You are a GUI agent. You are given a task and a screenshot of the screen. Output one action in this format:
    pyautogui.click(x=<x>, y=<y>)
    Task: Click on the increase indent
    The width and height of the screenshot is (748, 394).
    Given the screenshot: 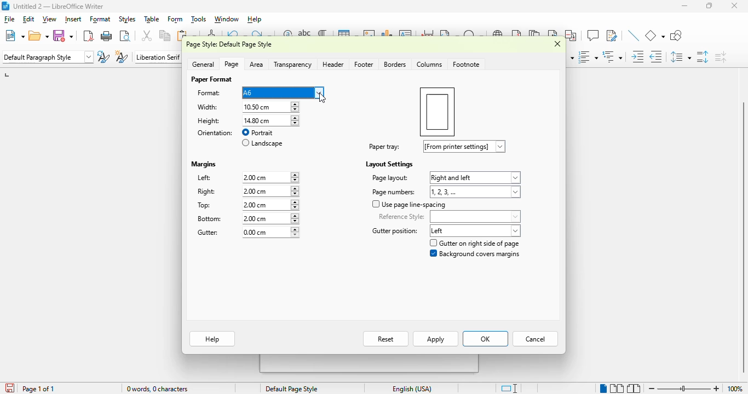 What is the action you would take?
    pyautogui.click(x=638, y=57)
    